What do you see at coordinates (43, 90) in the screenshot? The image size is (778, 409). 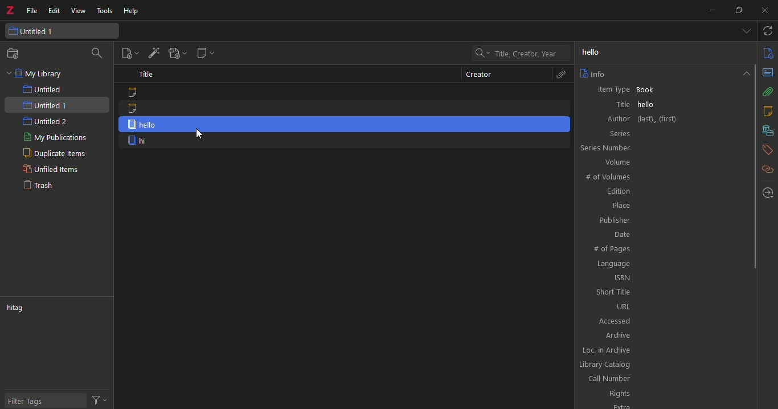 I see `untitled` at bounding box center [43, 90].